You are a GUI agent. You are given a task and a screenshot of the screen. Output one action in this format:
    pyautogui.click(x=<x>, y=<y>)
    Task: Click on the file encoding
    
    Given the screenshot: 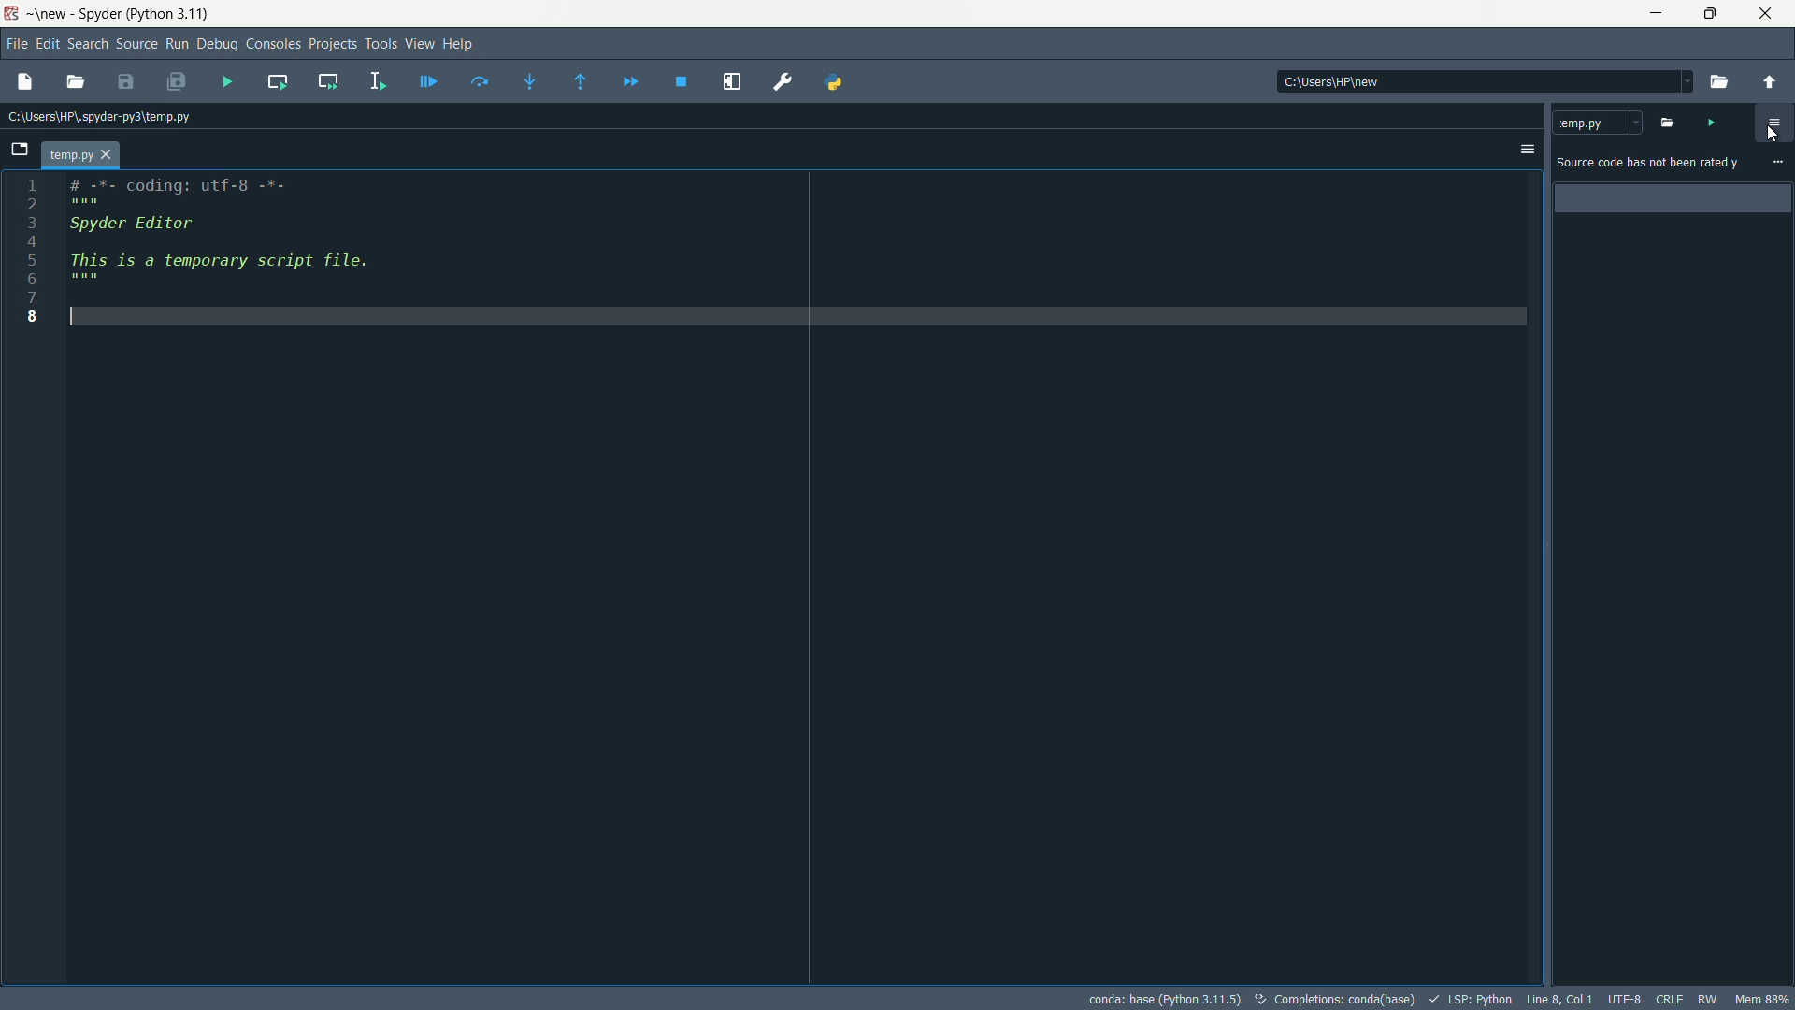 What is the action you would take?
    pyautogui.click(x=1624, y=998)
    